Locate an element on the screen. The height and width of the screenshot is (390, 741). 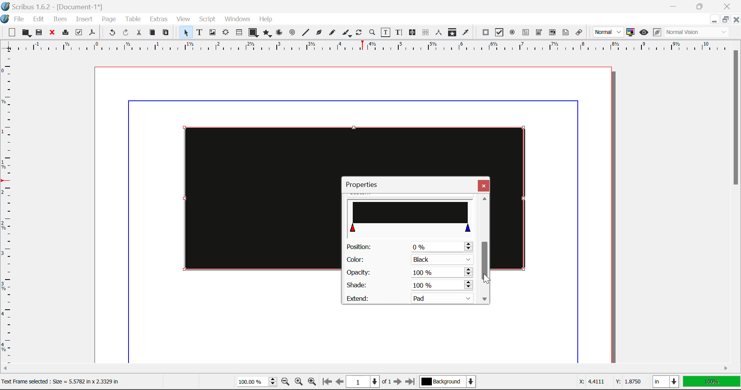
Calligraphic Line is located at coordinates (347, 34).